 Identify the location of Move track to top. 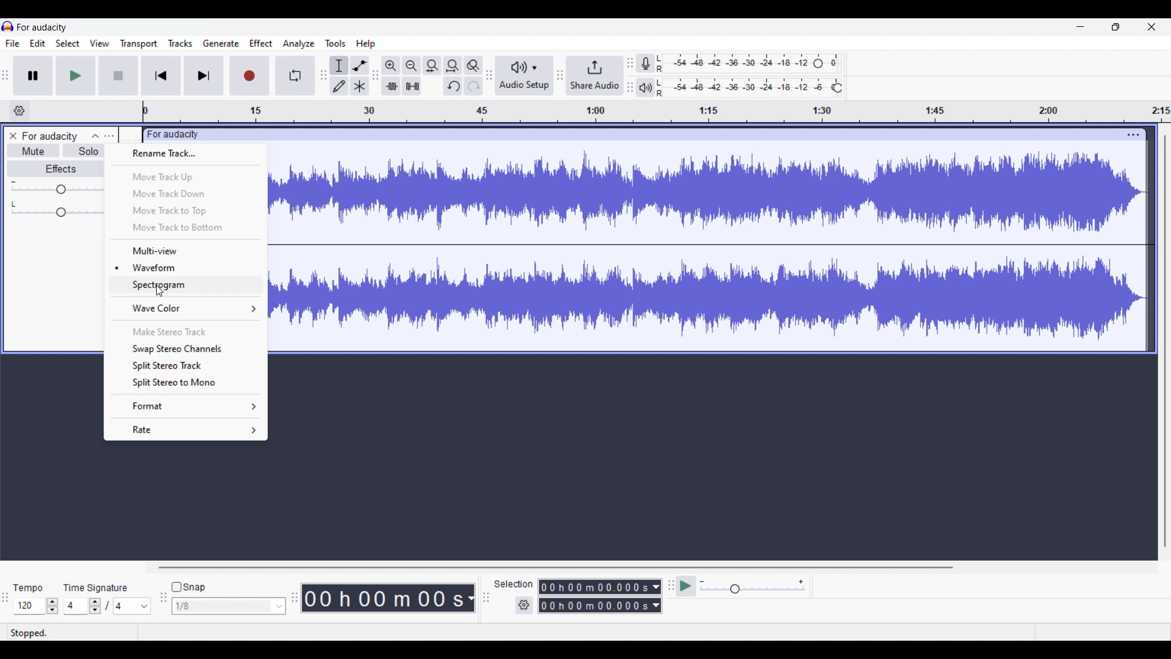
(188, 211).